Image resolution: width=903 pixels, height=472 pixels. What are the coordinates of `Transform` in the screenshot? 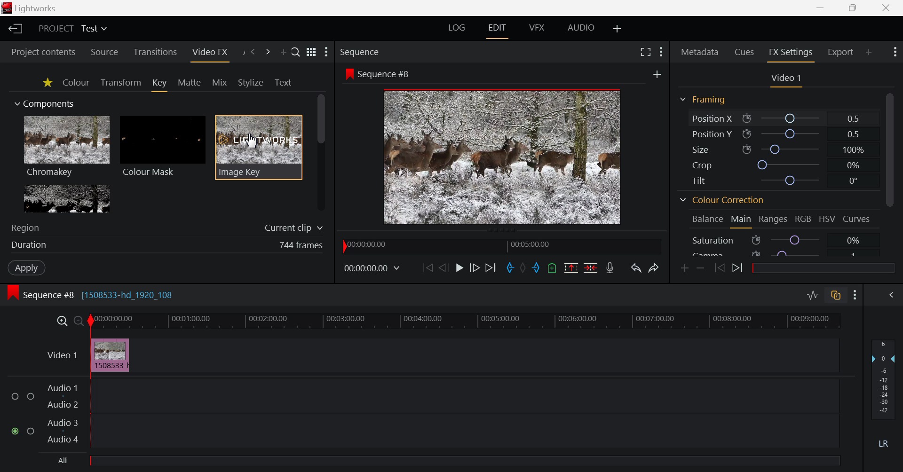 It's located at (119, 83).